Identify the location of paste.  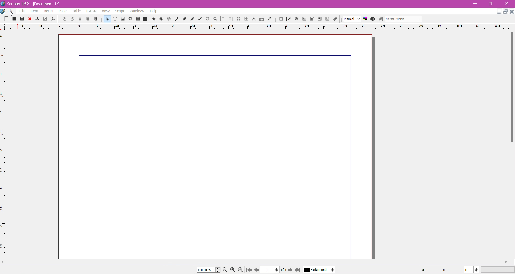
(95, 19).